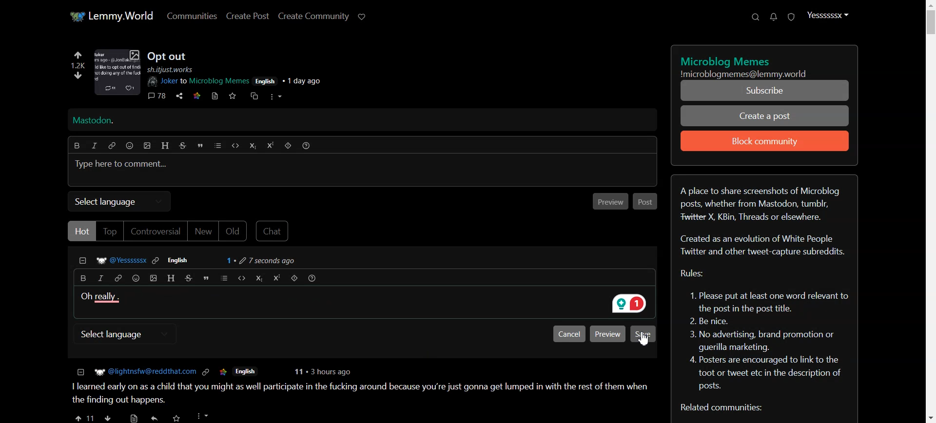 This screenshot has height=423, width=936. What do you see at coordinates (117, 278) in the screenshot?
I see `Hyperlink` at bounding box center [117, 278].